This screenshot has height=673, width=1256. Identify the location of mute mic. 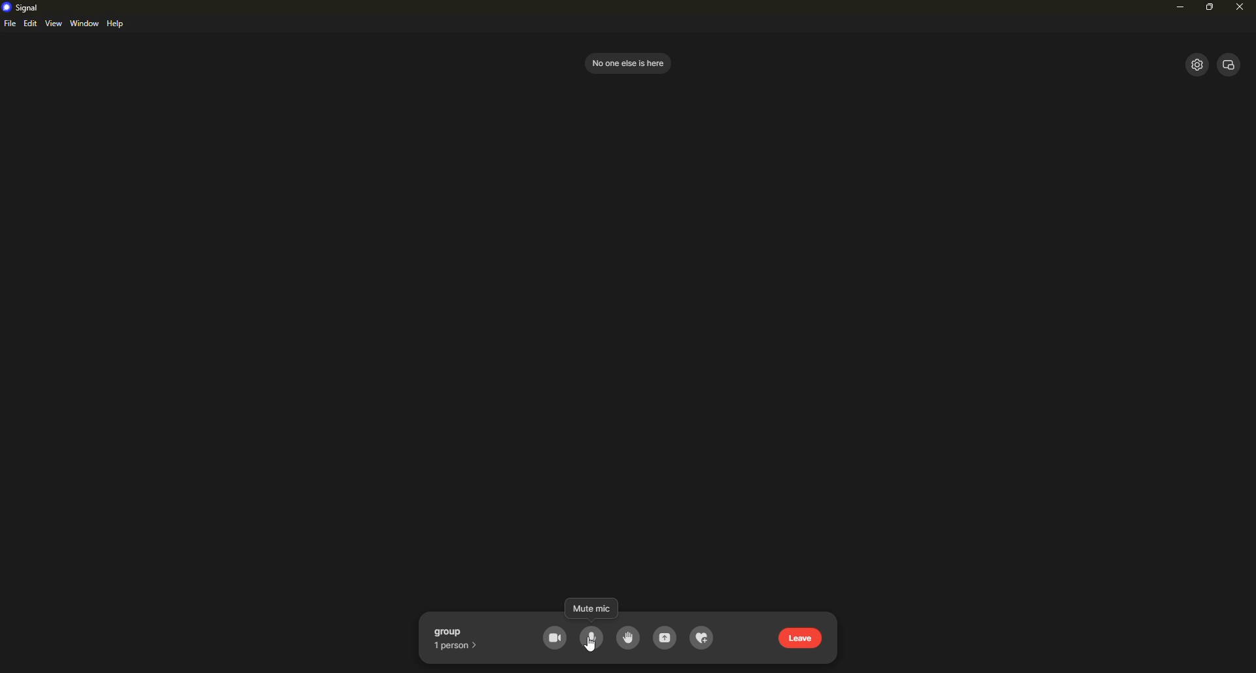
(590, 610).